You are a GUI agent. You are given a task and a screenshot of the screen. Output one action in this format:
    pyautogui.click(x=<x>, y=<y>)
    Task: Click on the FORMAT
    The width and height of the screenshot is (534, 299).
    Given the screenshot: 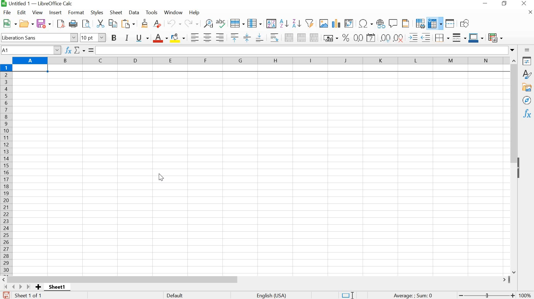 What is the action you would take?
    pyautogui.click(x=76, y=12)
    